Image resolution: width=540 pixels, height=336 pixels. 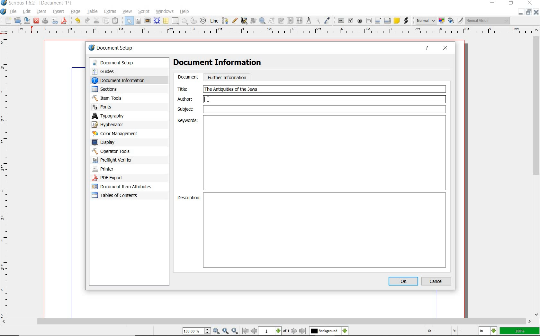 I want to click on Title, so click(x=187, y=89).